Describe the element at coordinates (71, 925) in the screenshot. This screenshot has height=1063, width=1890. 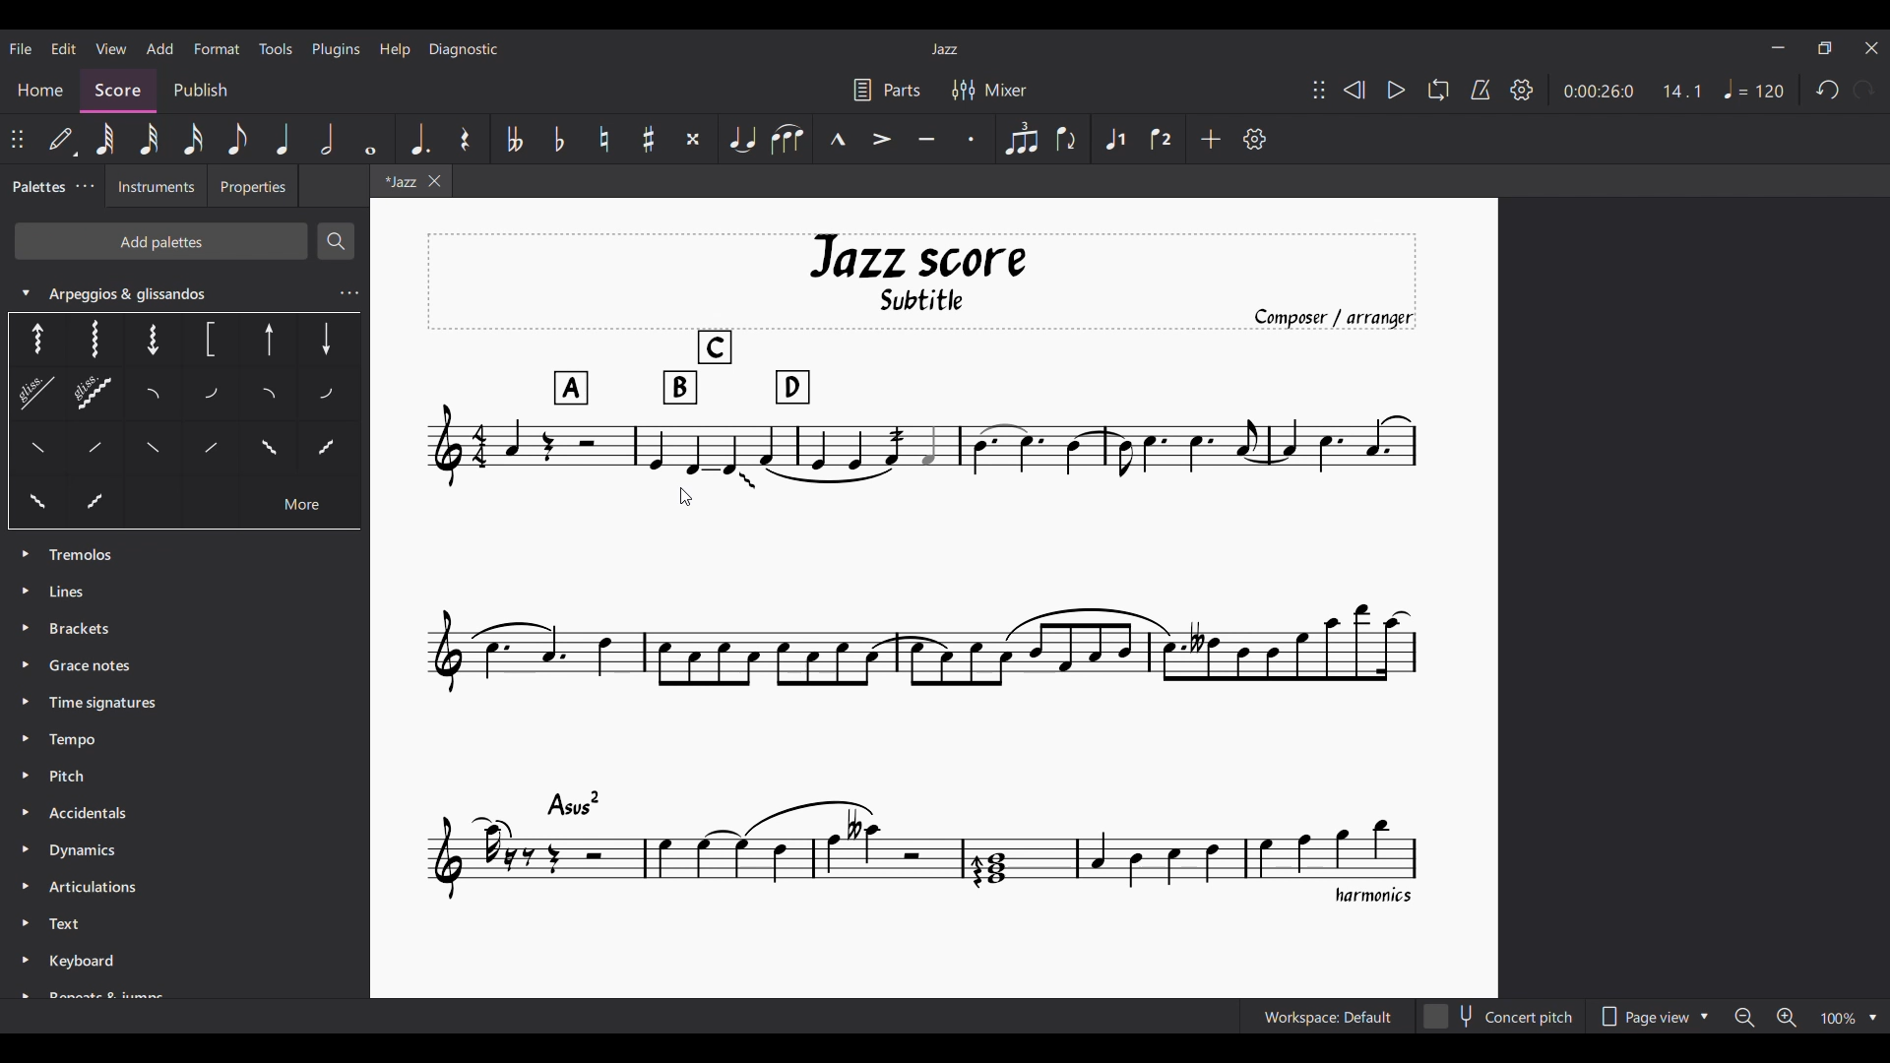
I see `Text` at that location.